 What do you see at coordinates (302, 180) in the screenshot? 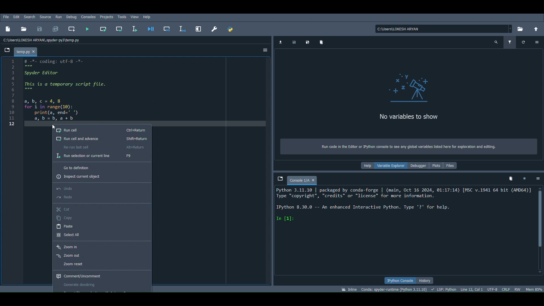
I see `Console` at bounding box center [302, 180].